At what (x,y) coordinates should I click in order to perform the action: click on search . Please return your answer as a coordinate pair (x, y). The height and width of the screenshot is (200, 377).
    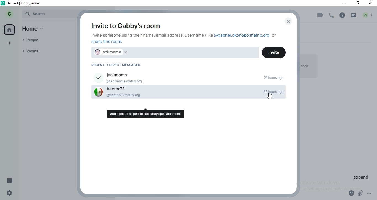
    Looking at the image, I should click on (48, 14).